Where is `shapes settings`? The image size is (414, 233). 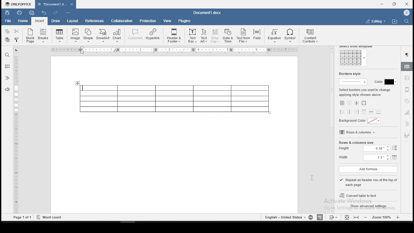 shapes settings is located at coordinates (407, 101).